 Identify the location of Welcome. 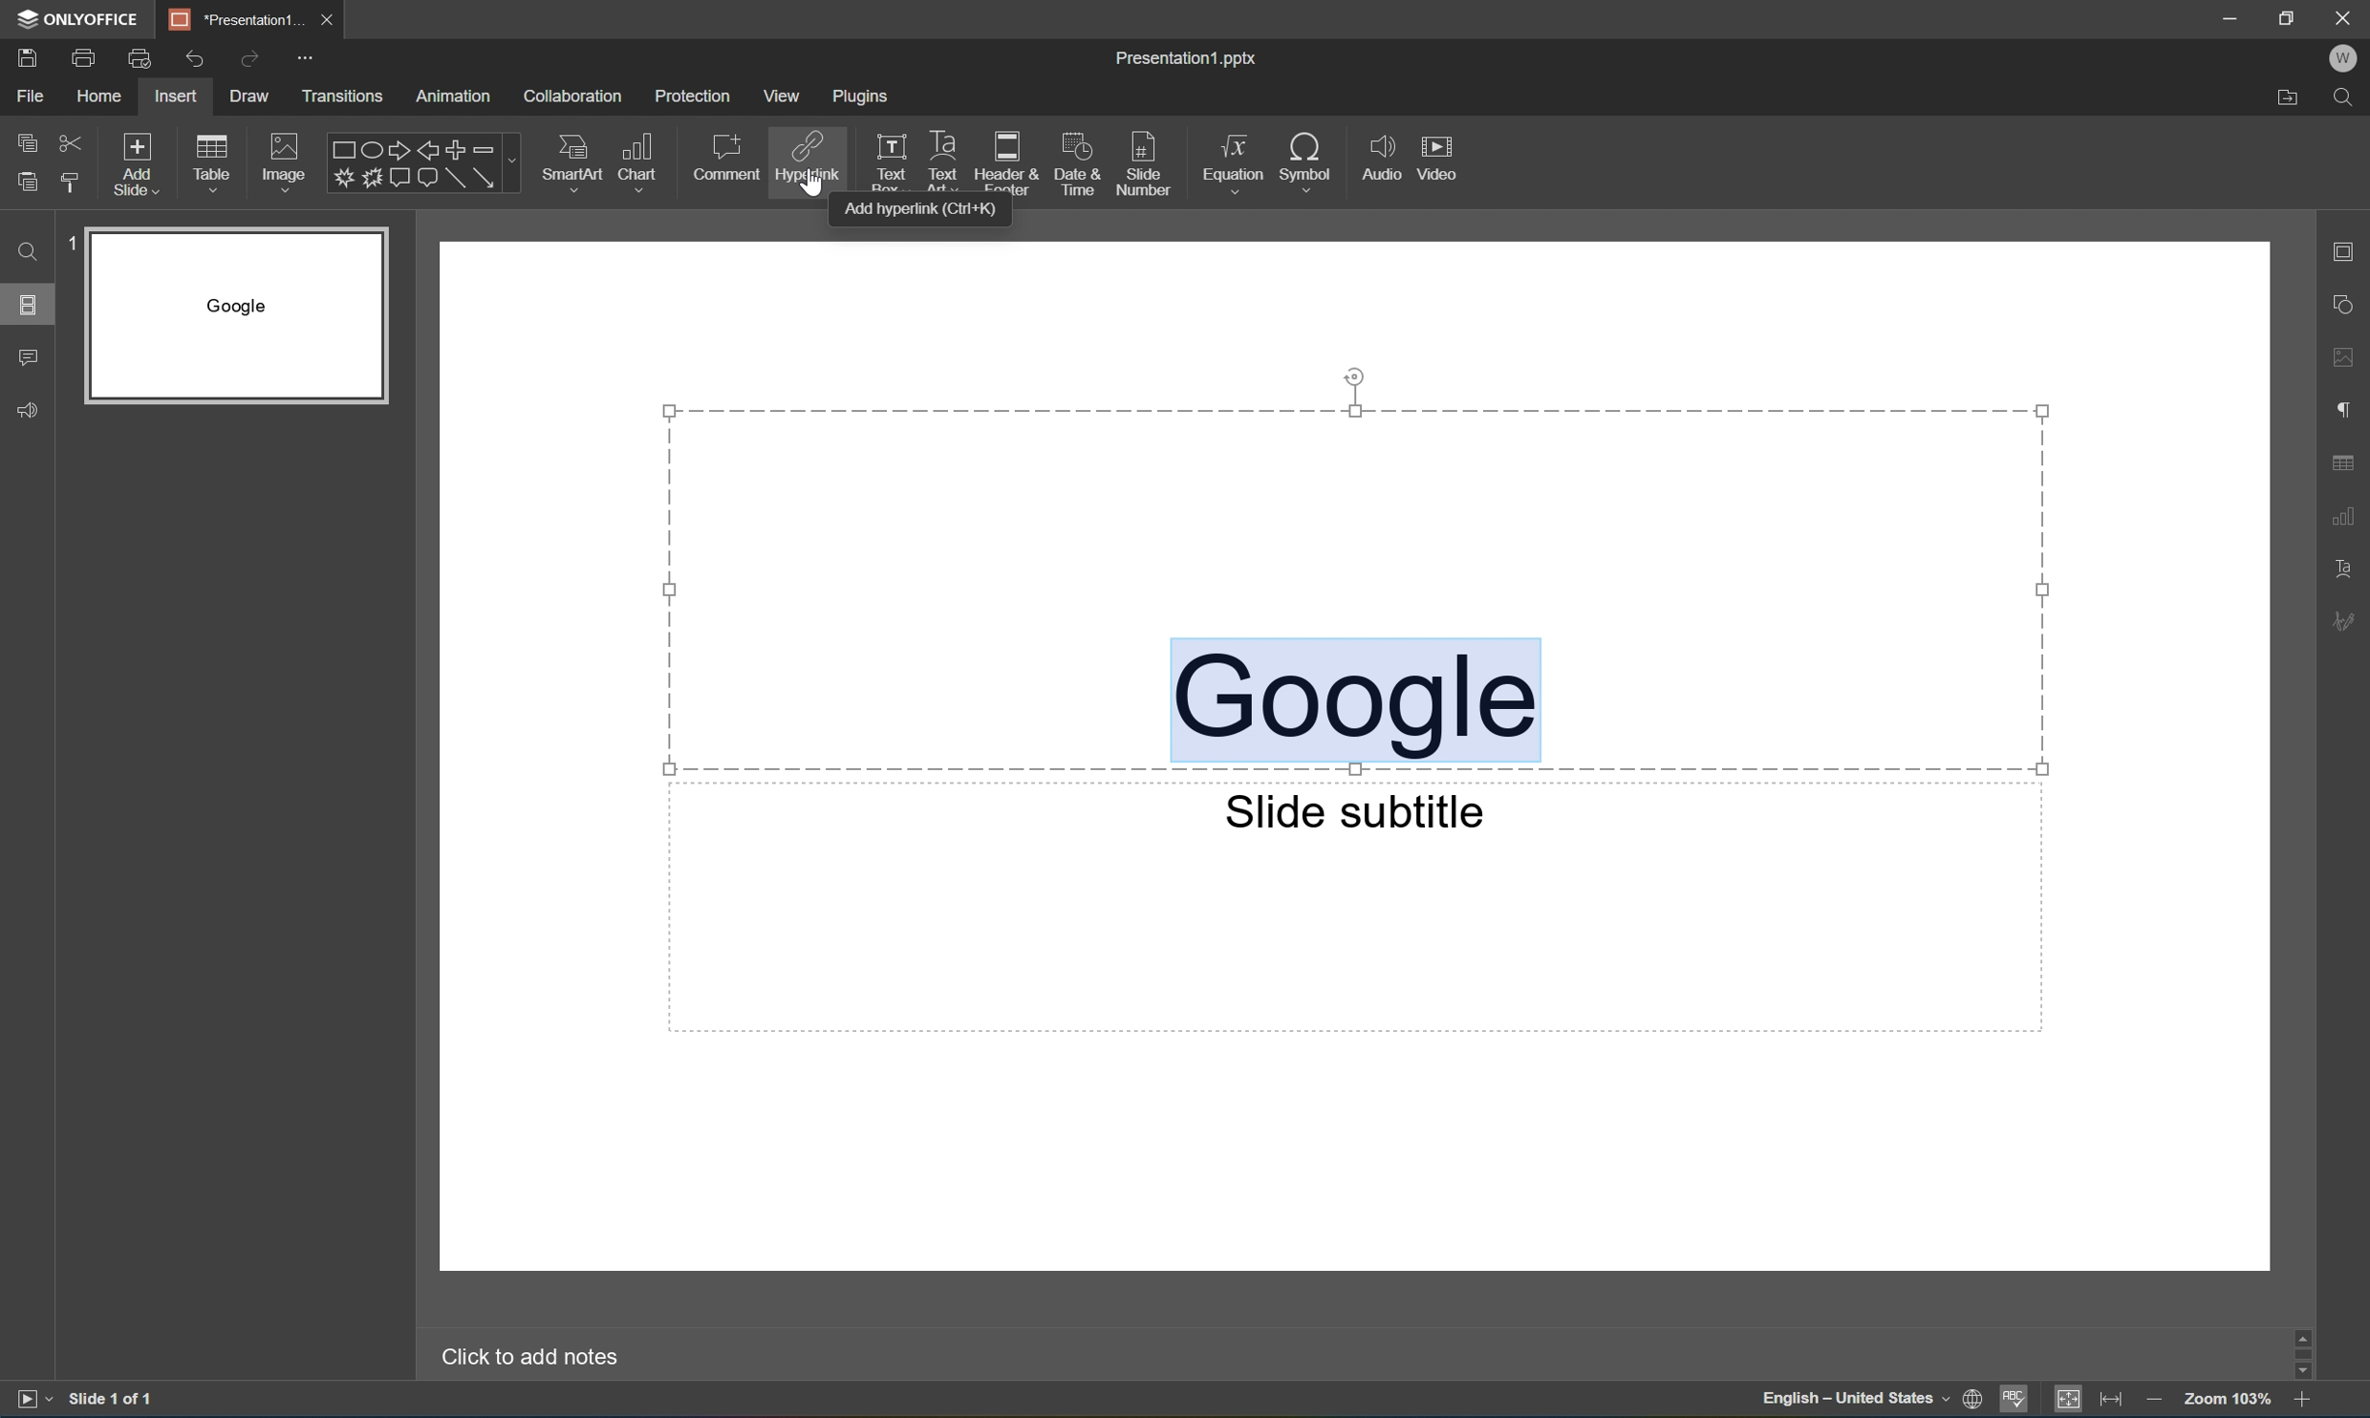
(2343, 58).